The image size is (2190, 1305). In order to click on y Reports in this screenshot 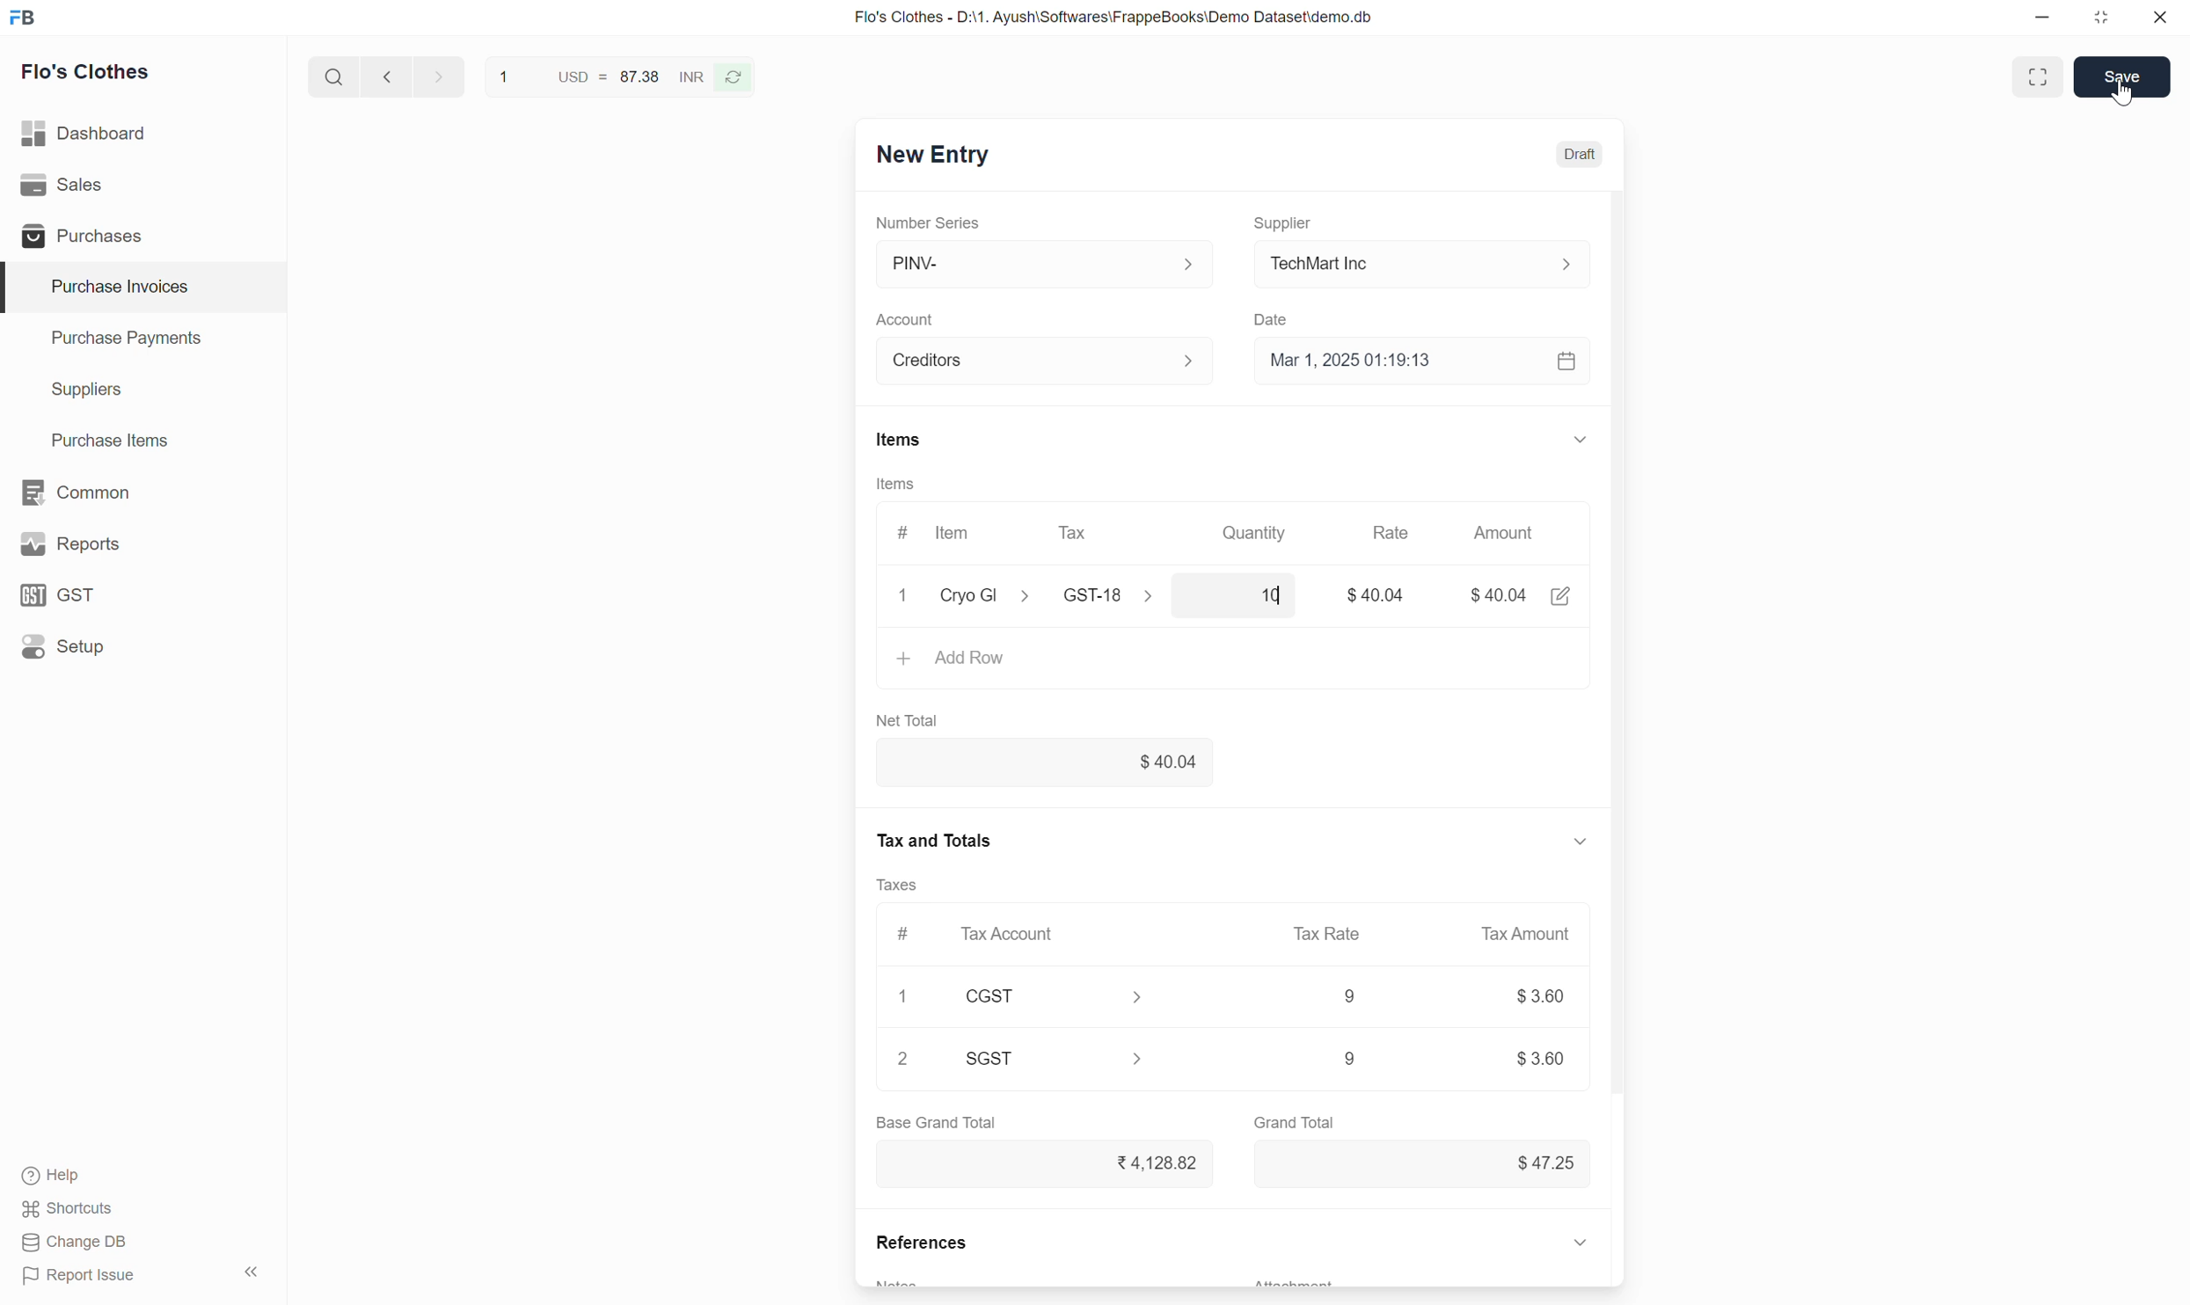, I will do `click(69, 545)`.